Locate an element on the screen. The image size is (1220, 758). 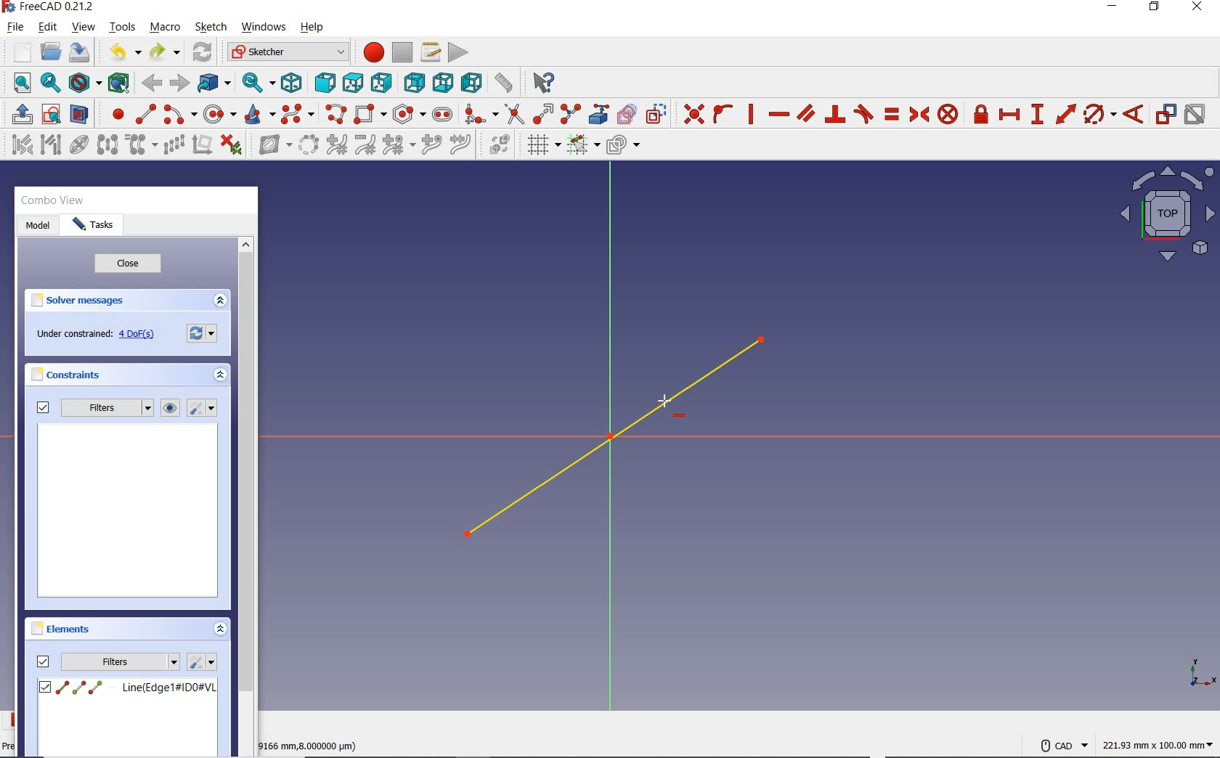
FIT SELECTION is located at coordinates (52, 84).